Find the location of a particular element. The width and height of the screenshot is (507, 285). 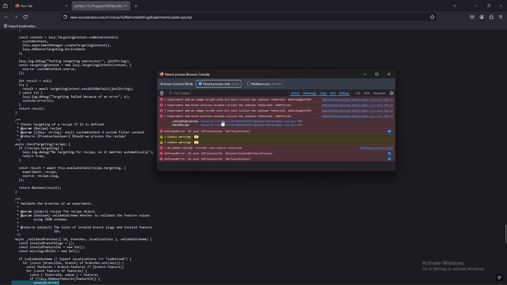

errors is located at coordinates (295, 93).